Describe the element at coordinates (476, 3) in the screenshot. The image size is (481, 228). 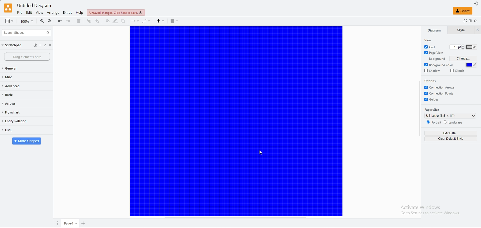
I see `dark mode` at that location.